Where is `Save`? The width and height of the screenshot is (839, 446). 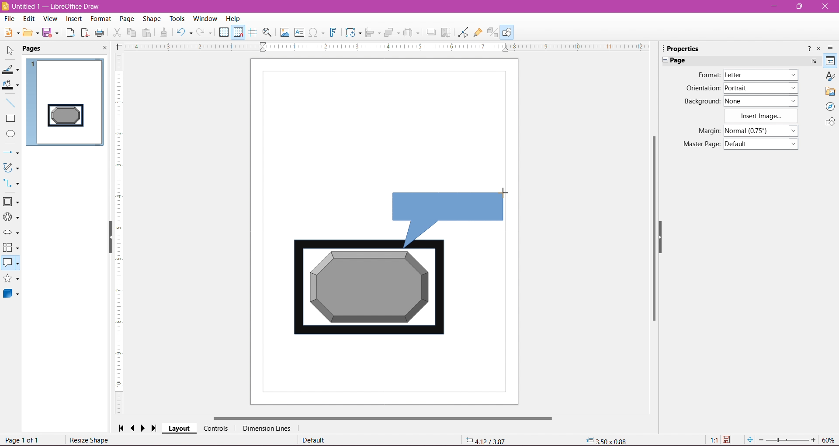
Save is located at coordinates (52, 34).